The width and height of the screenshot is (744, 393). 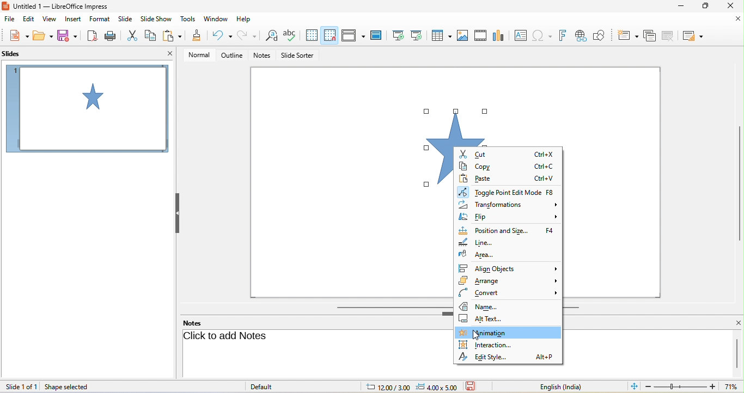 What do you see at coordinates (17, 53) in the screenshot?
I see `slides` at bounding box center [17, 53].